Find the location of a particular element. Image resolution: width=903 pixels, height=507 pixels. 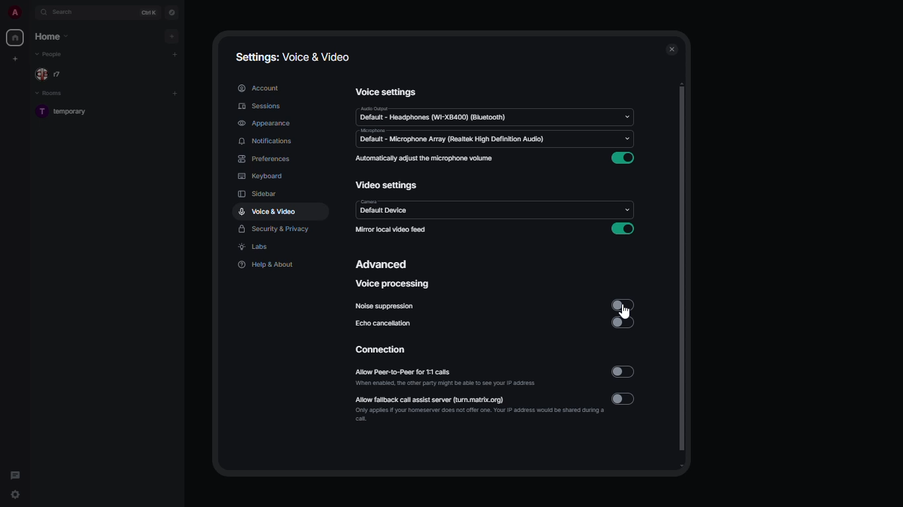

ctrl K is located at coordinates (149, 12).